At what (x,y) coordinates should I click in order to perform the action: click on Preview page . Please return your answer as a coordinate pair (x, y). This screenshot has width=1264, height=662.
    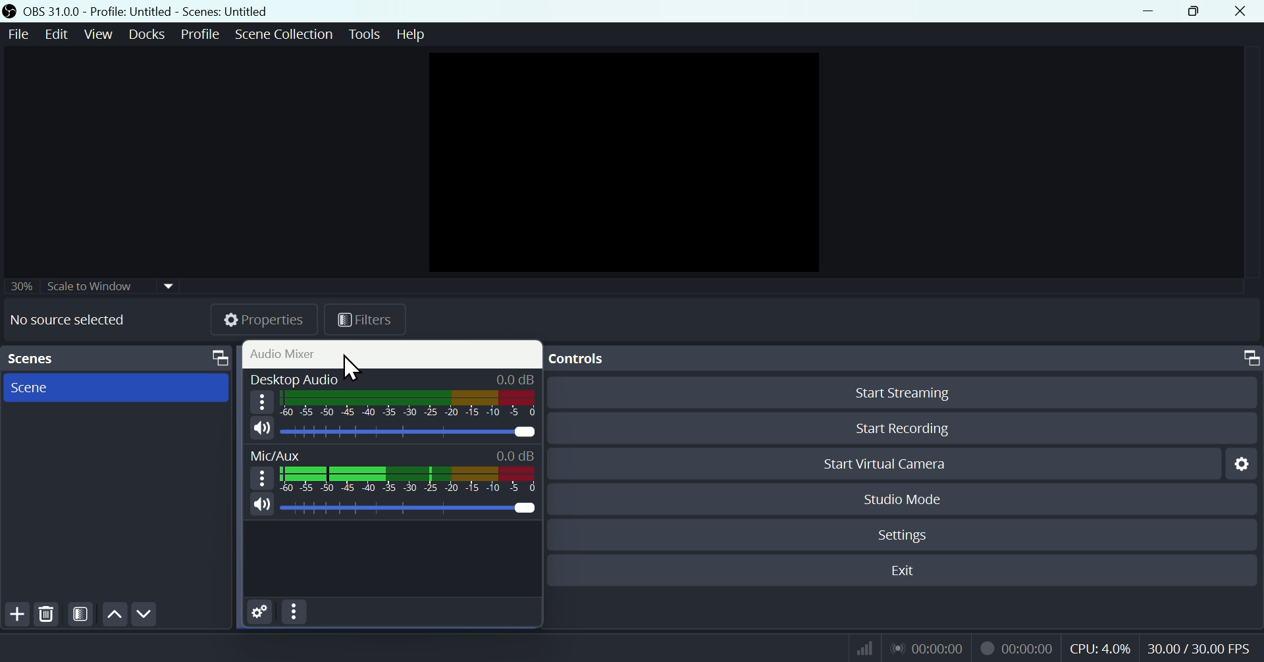
    Looking at the image, I should click on (619, 159).